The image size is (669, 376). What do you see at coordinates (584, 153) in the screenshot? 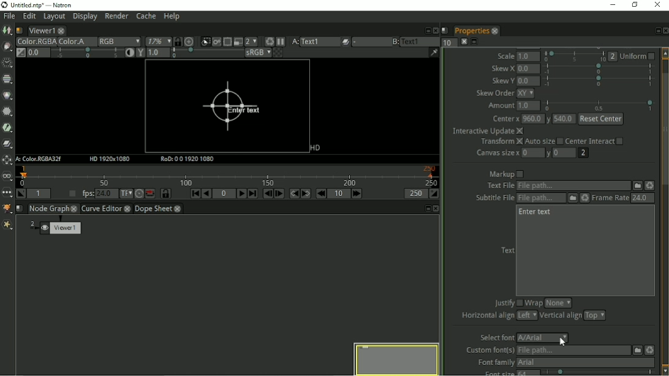
I see `2` at bounding box center [584, 153].